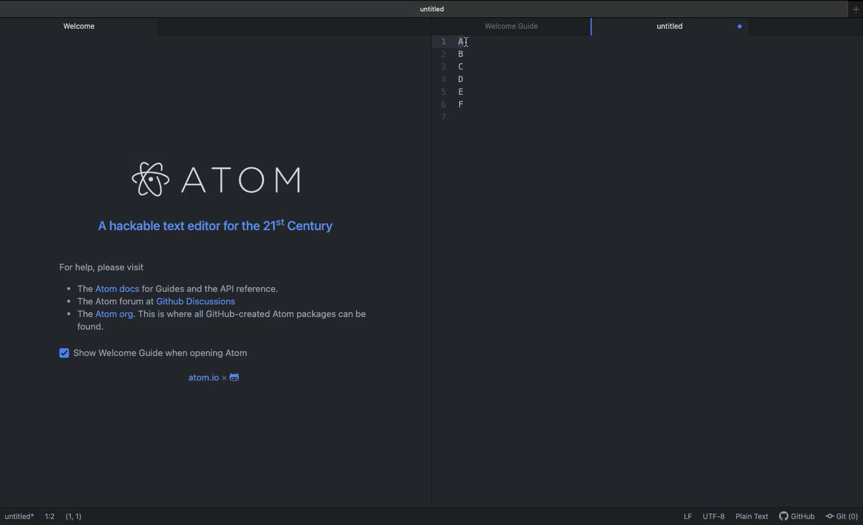 This screenshot has width=863, height=525. What do you see at coordinates (463, 65) in the screenshot?
I see `c` at bounding box center [463, 65].